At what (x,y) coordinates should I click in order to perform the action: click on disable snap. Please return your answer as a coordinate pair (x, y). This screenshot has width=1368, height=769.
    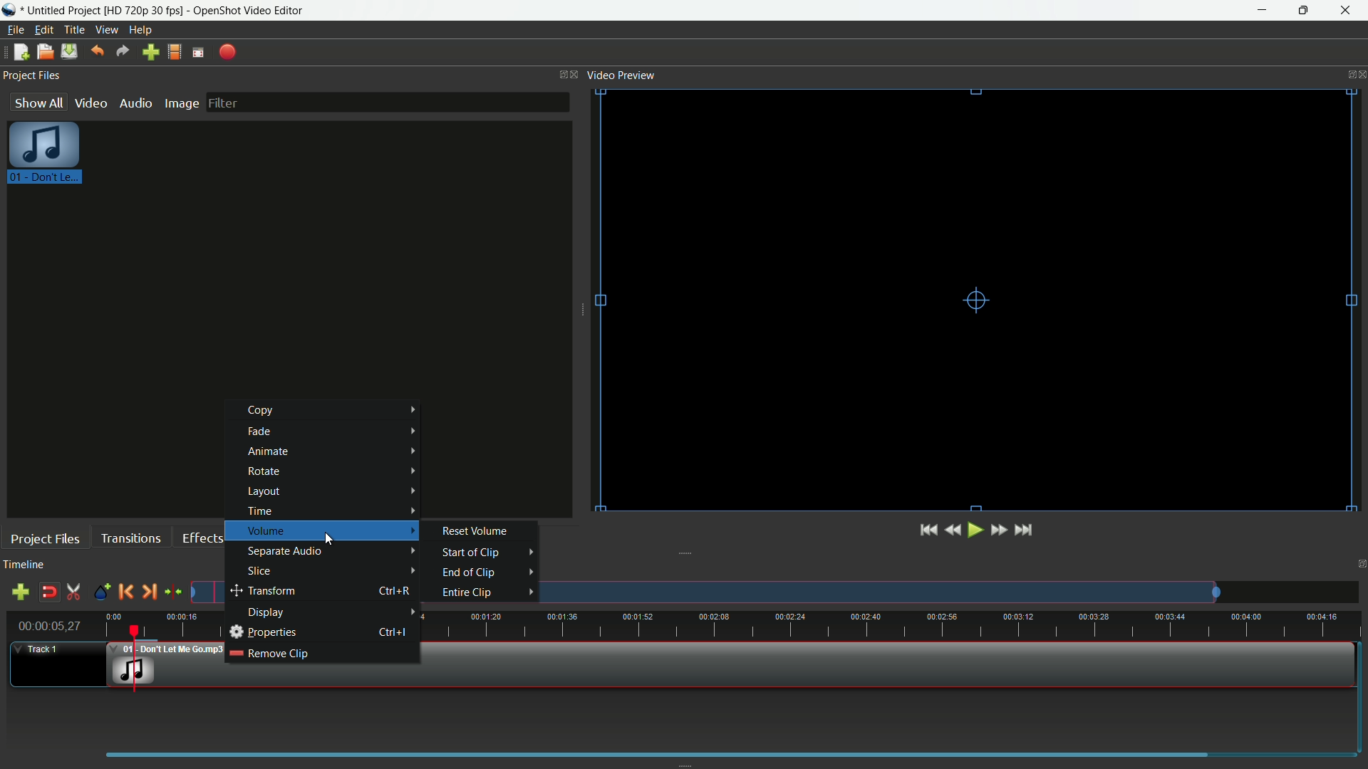
    Looking at the image, I should click on (49, 592).